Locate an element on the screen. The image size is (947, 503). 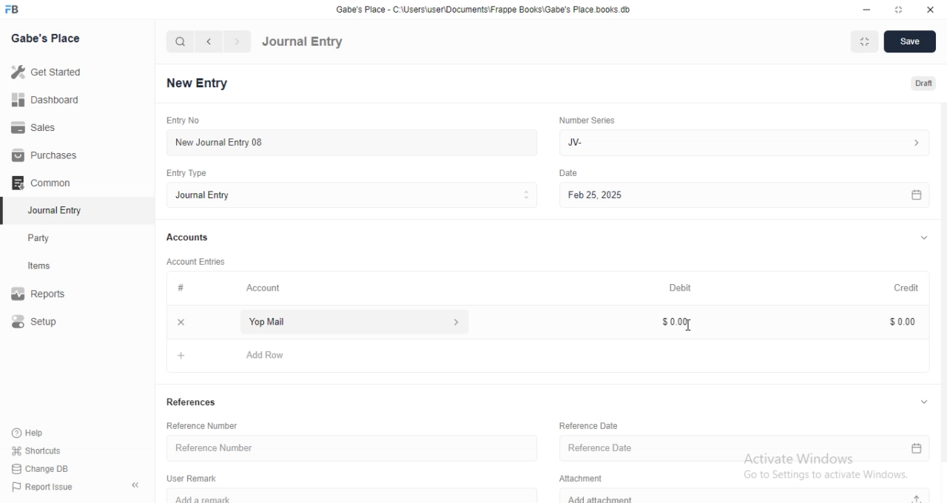
navigate forward is located at coordinates (237, 41).